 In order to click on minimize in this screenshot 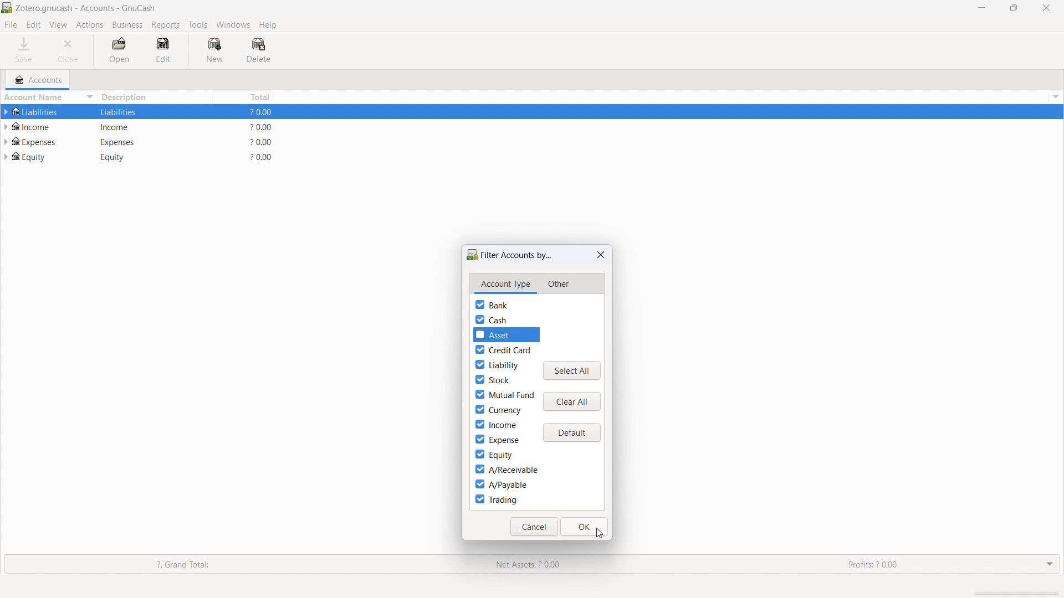, I will do `click(980, 7)`.